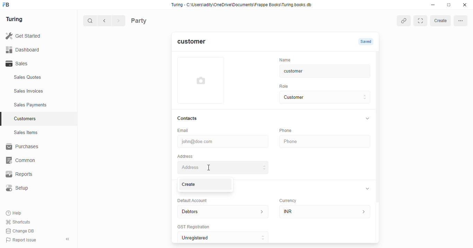  What do you see at coordinates (367, 188) in the screenshot?
I see `collapse` at bounding box center [367, 188].